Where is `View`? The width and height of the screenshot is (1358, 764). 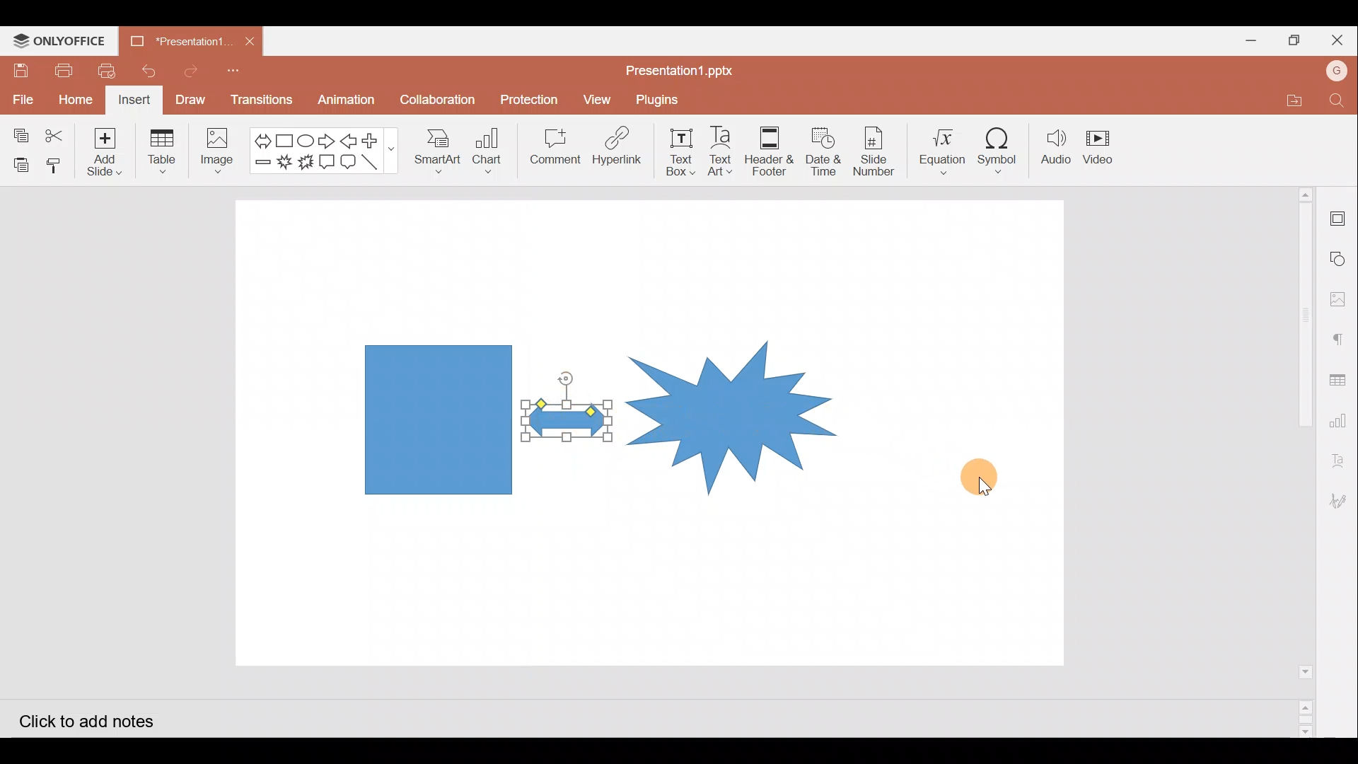
View is located at coordinates (597, 99).